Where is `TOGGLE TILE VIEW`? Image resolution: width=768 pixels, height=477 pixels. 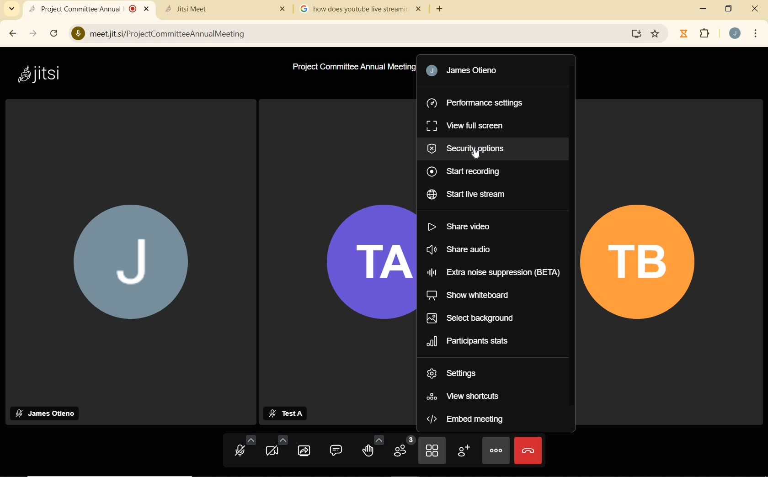
TOGGLE TILE VIEW is located at coordinates (432, 452).